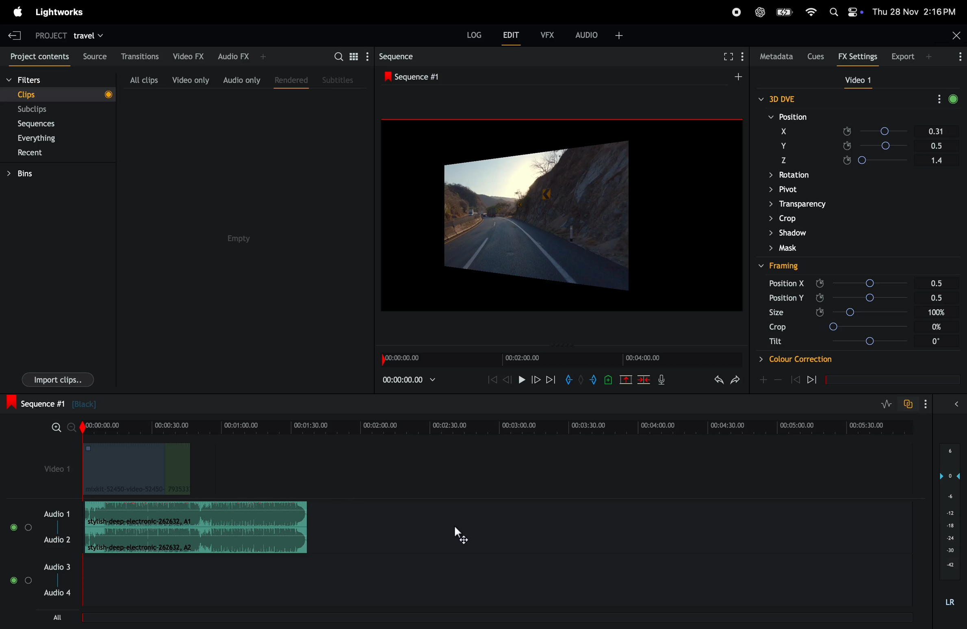 This screenshot has width=967, height=629. Describe the element at coordinates (918, 11) in the screenshot. I see `date and time` at that location.